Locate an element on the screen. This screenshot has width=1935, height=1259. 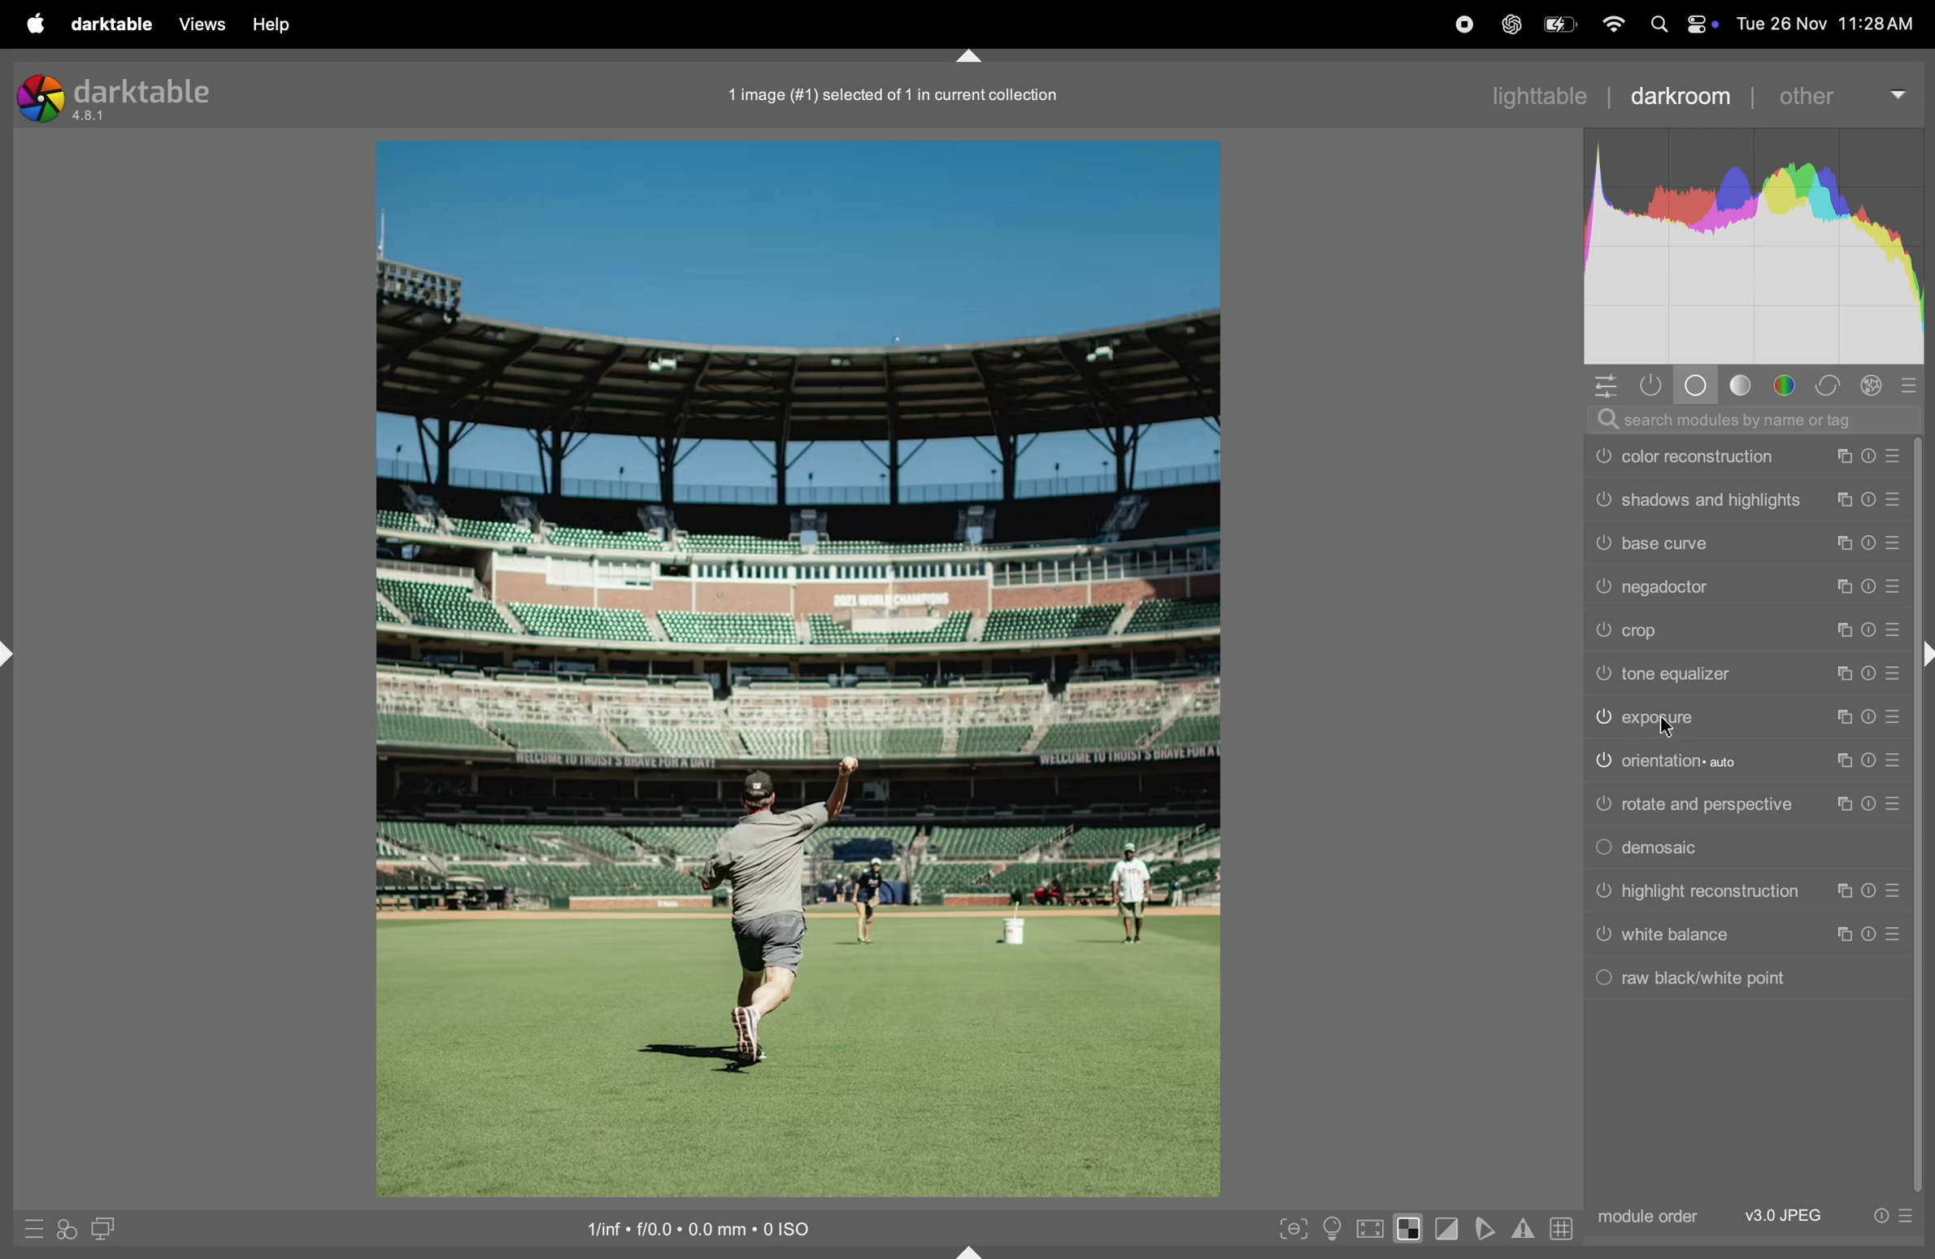
copy is located at coordinates (1845, 891).